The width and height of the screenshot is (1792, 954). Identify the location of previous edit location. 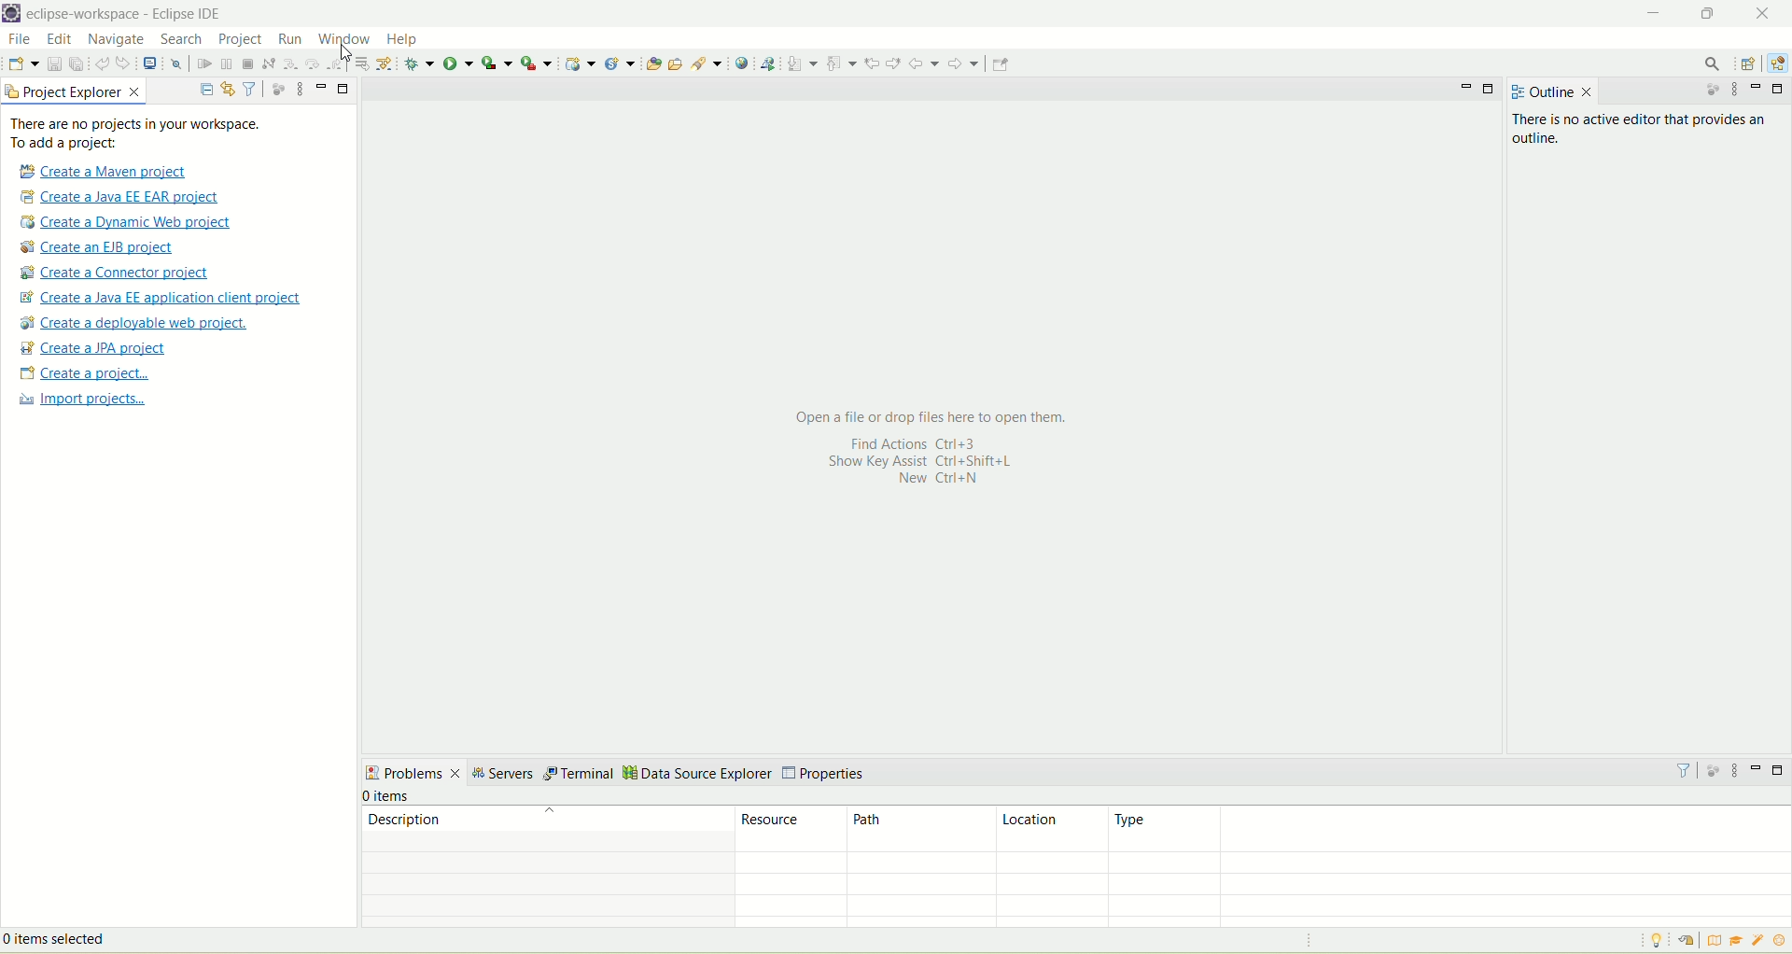
(870, 63).